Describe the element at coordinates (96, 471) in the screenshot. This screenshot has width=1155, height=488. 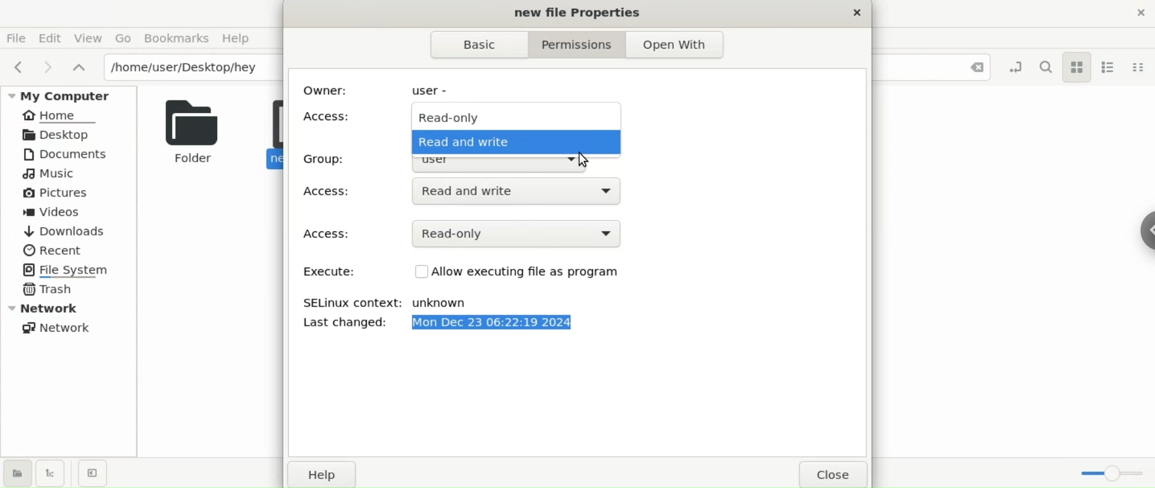
I see `close sidebar` at that location.